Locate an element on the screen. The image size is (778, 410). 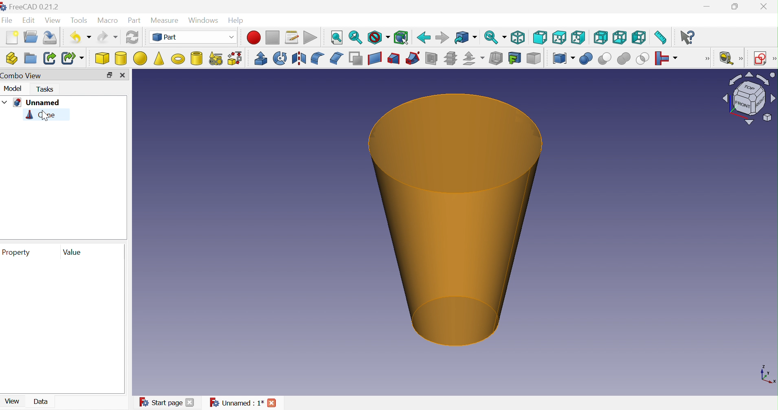
Cone is located at coordinates (41, 116).